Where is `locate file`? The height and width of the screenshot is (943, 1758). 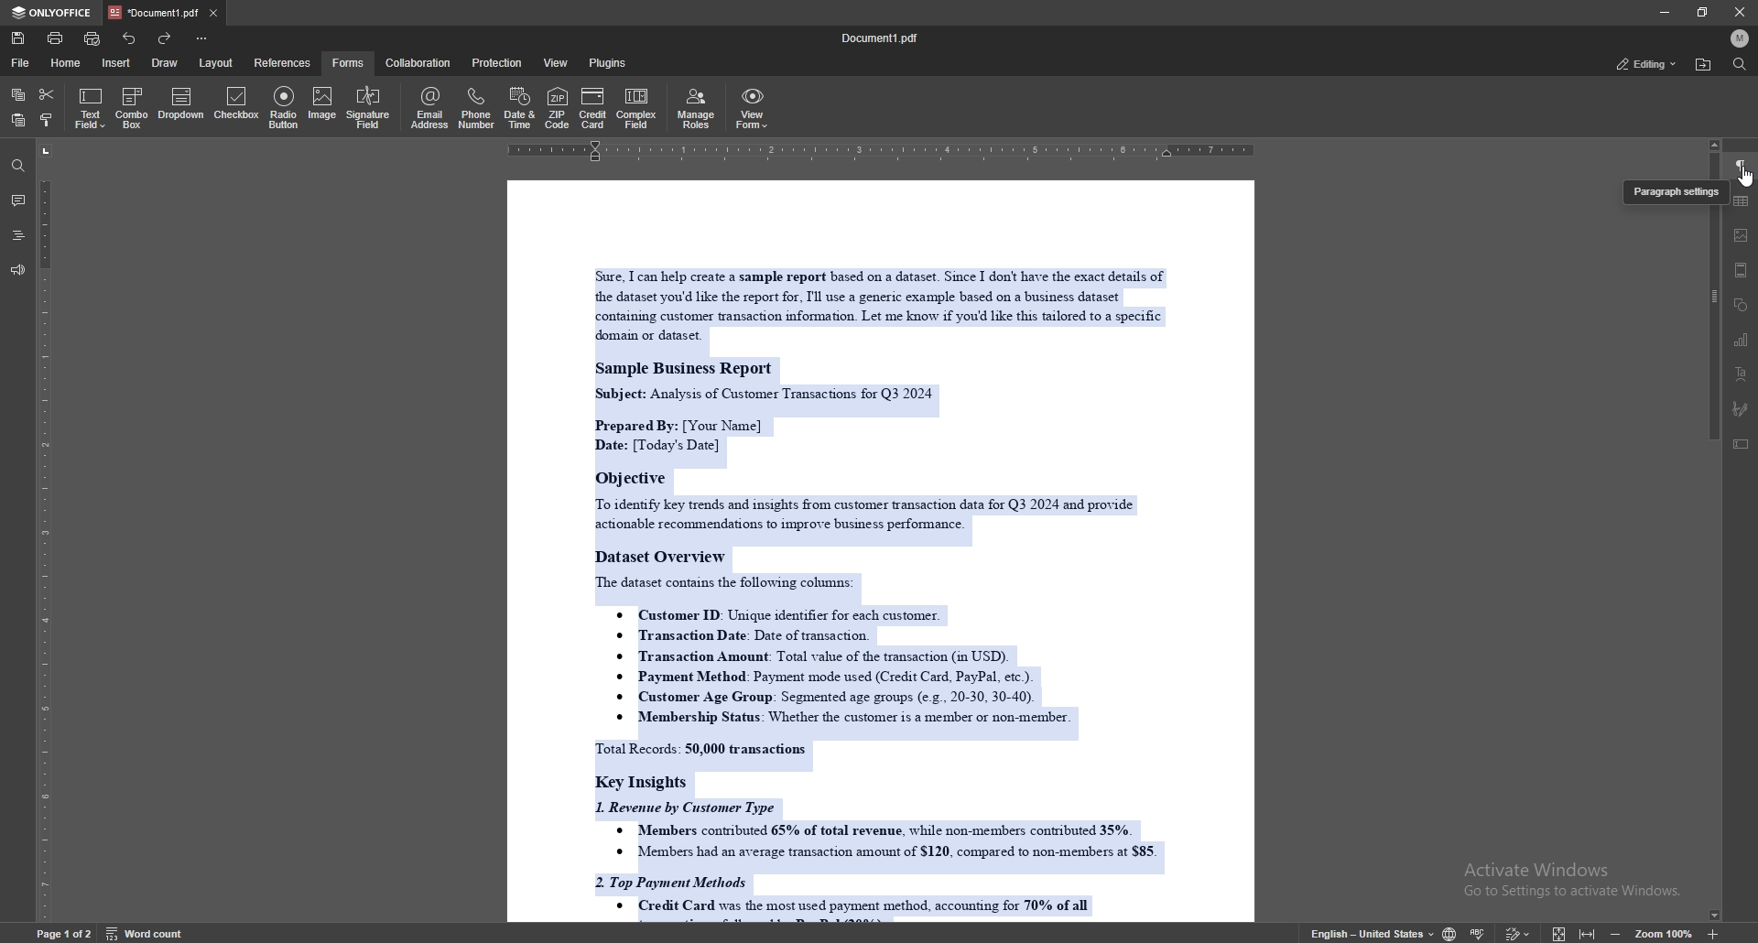 locate file is located at coordinates (1703, 65).